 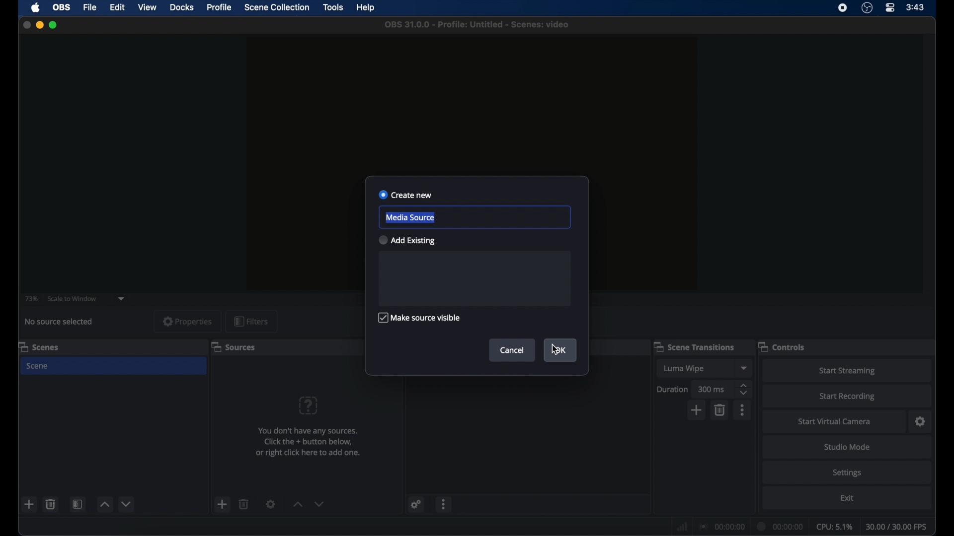 What do you see at coordinates (920, 421) in the screenshot?
I see `settings` at bounding box center [920, 421].